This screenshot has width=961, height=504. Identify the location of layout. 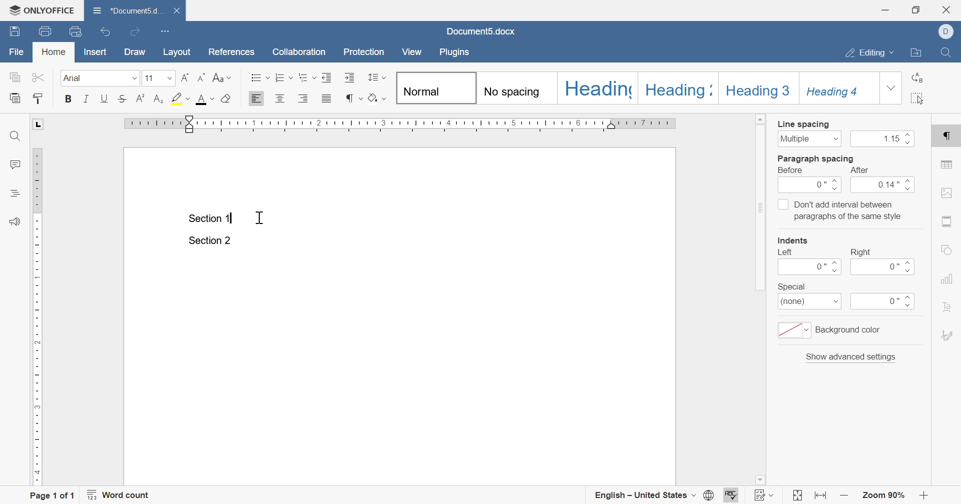
(176, 53).